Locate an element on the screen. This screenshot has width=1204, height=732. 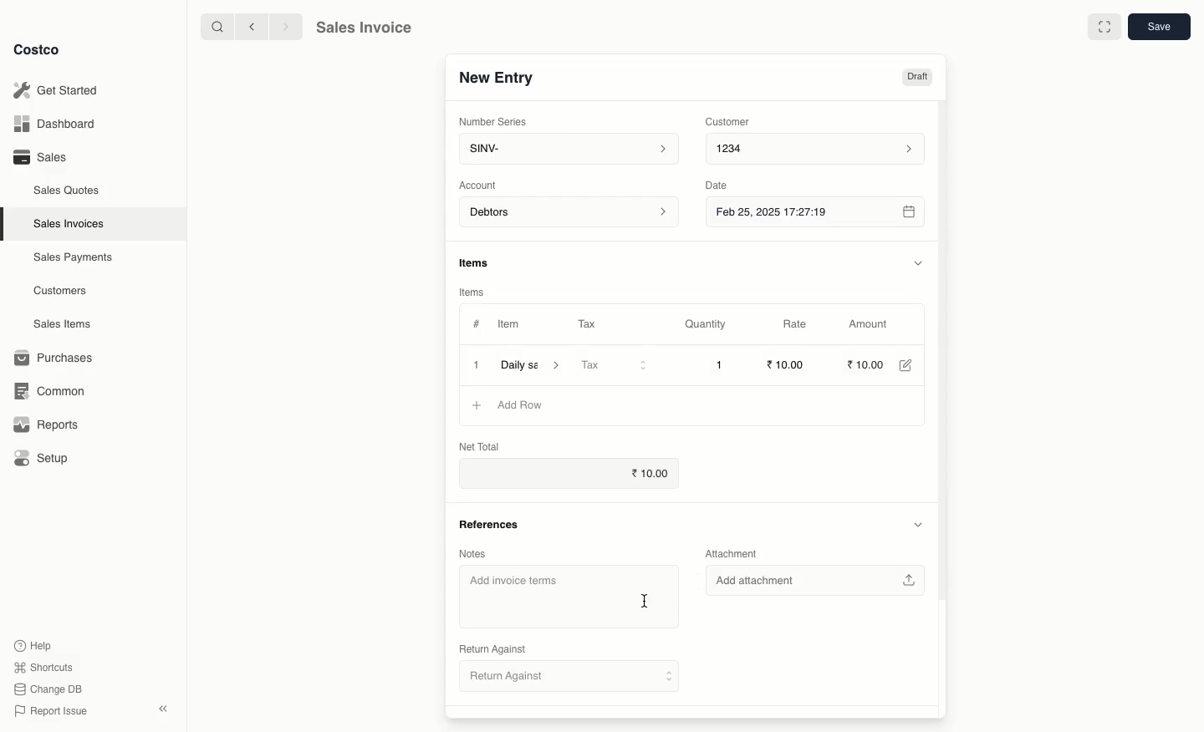
Retum Against  is located at coordinates (570, 679).